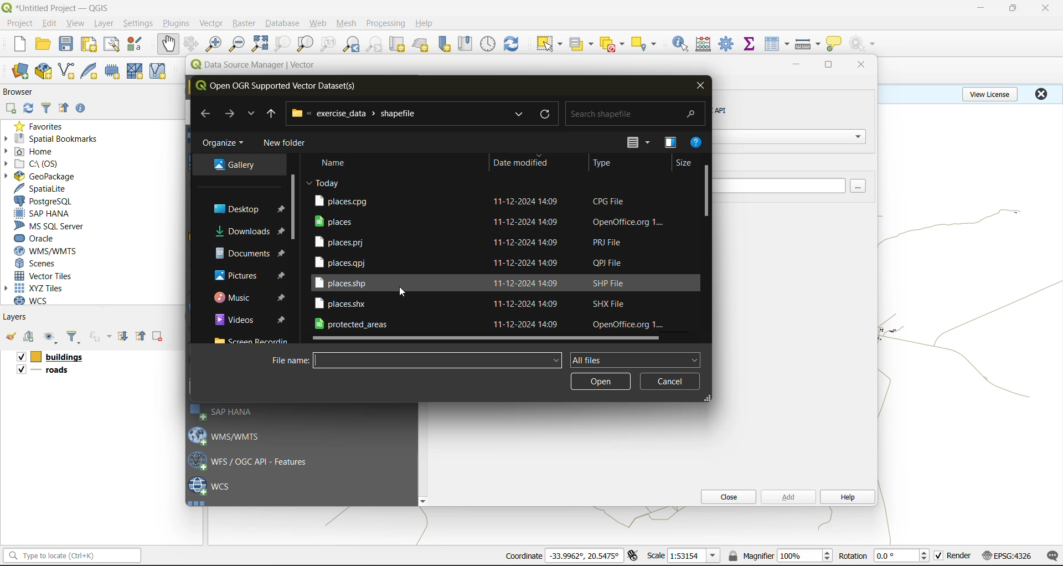 The width and height of the screenshot is (1063, 566). Describe the element at coordinates (830, 67) in the screenshot. I see `maximize` at that location.